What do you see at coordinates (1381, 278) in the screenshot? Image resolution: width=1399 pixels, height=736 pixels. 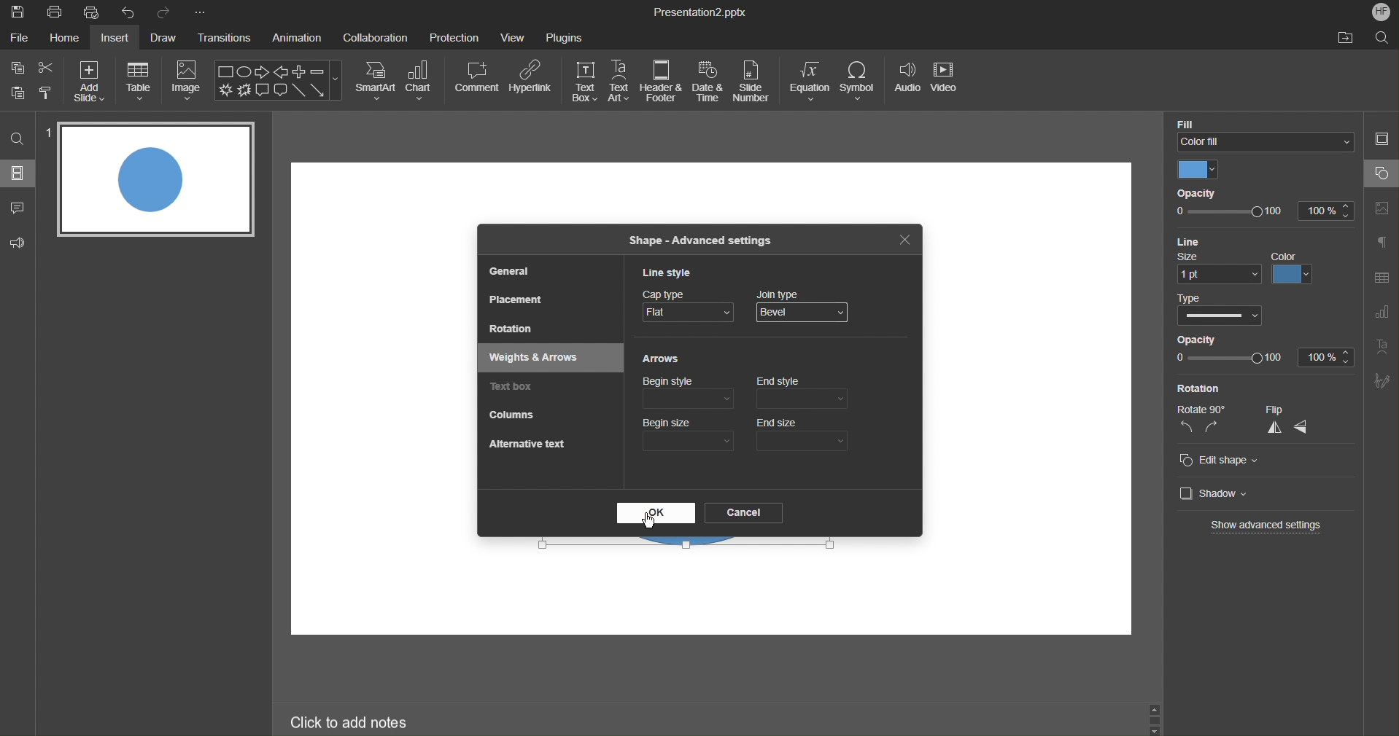 I see `Table Settings` at bounding box center [1381, 278].